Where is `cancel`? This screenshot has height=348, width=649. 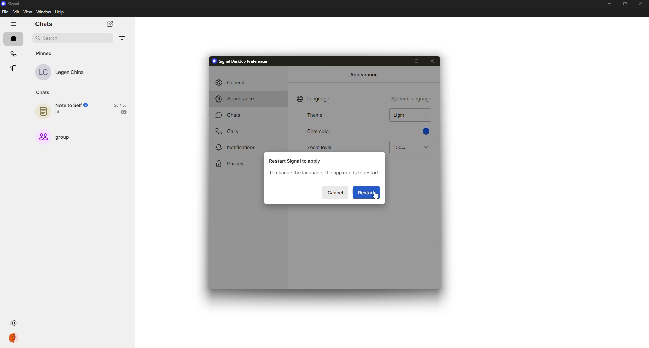 cancel is located at coordinates (336, 192).